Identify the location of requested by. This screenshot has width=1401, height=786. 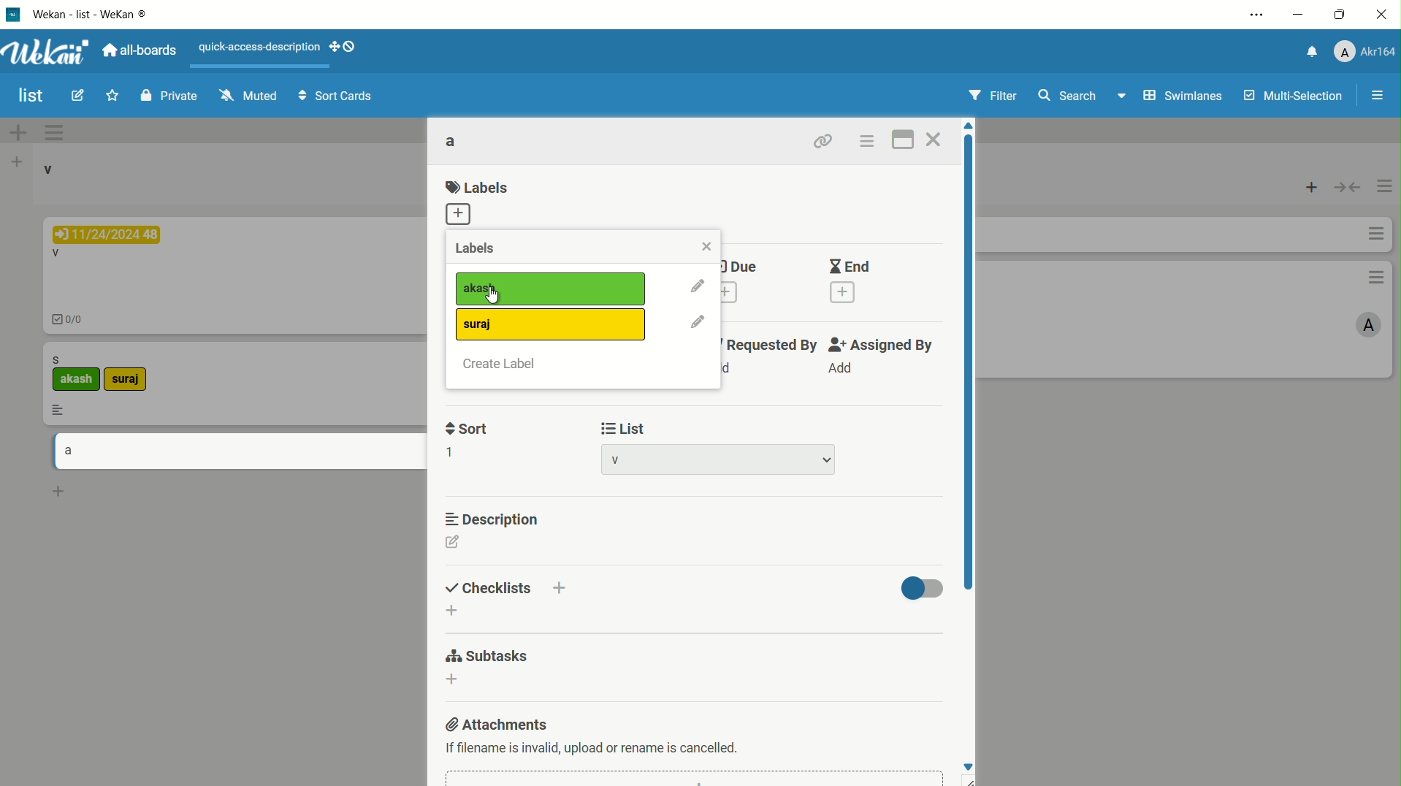
(771, 341).